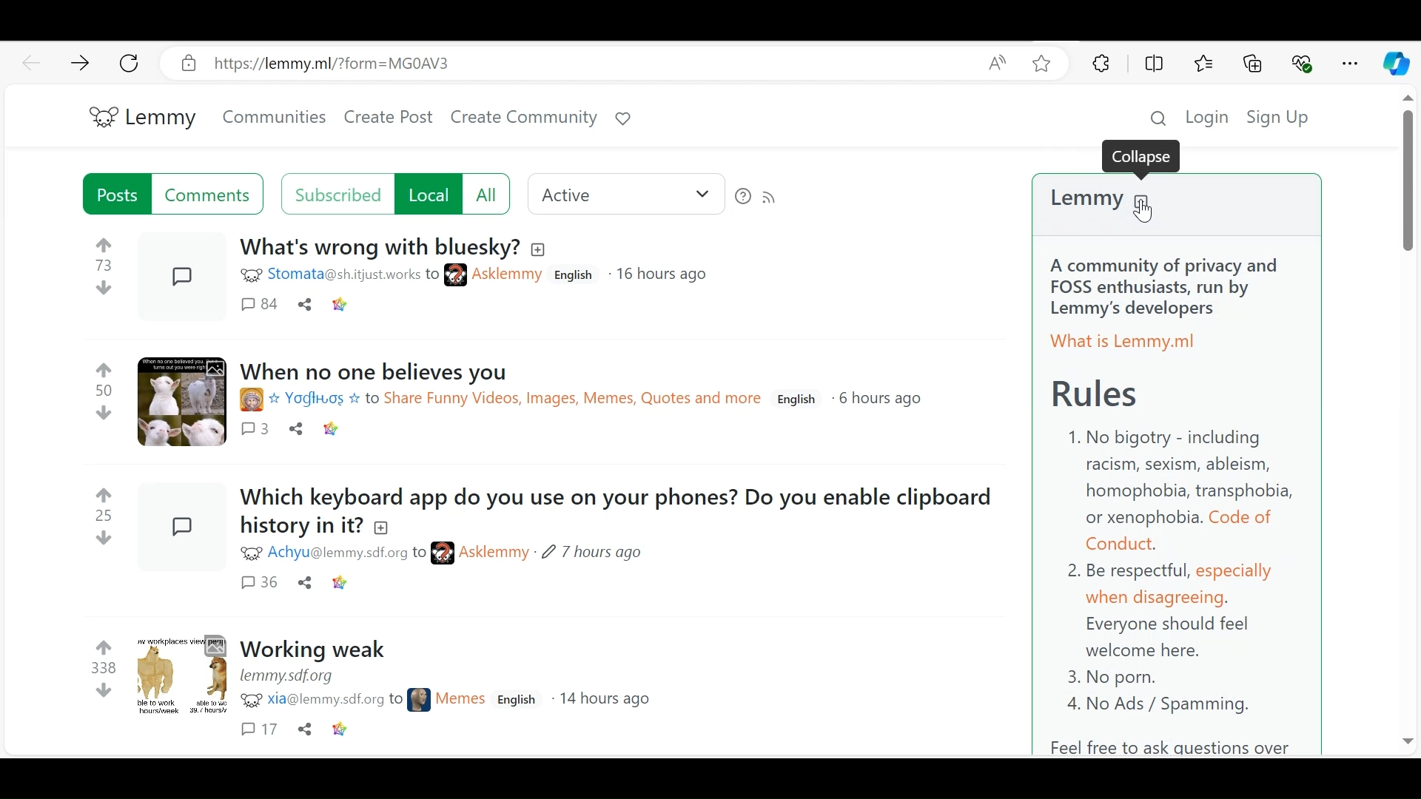 This screenshot has width=1421, height=799. I want to click on Time posted, so click(881, 399).